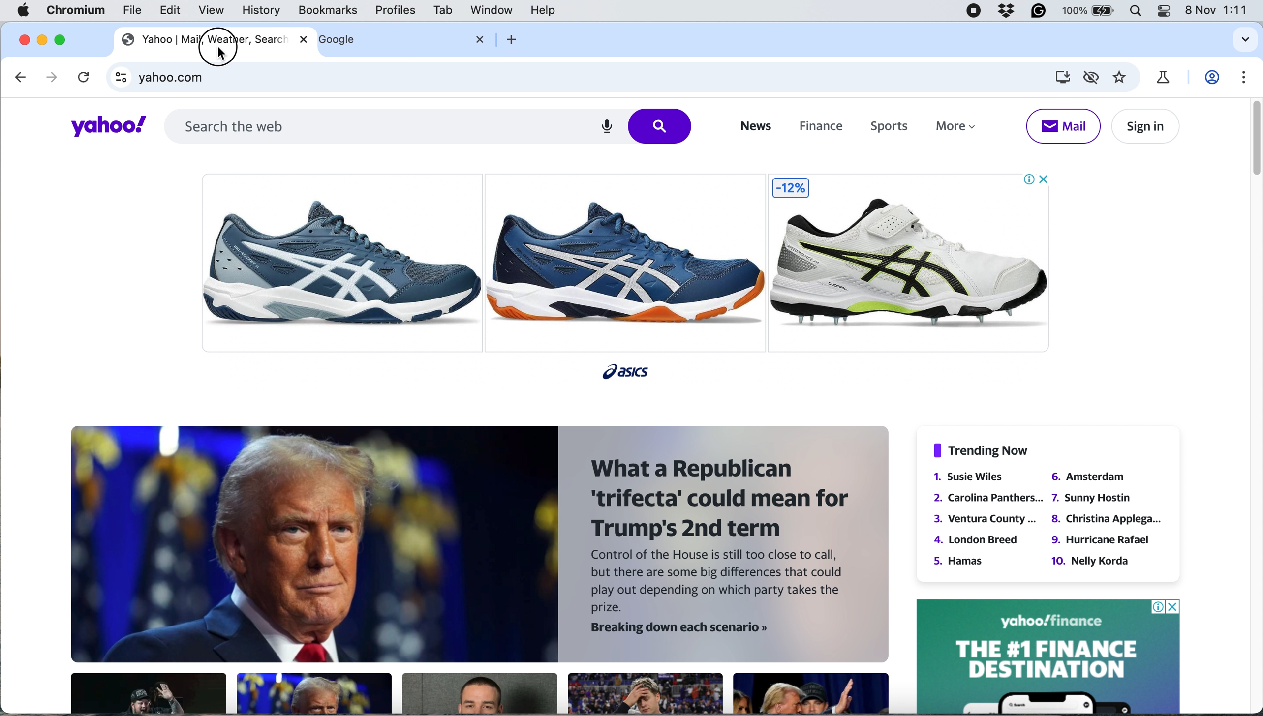  What do you see at coordinates (588, 78) in the screenshot?
I see `yahoo.com` at bounding box center [588, 78].